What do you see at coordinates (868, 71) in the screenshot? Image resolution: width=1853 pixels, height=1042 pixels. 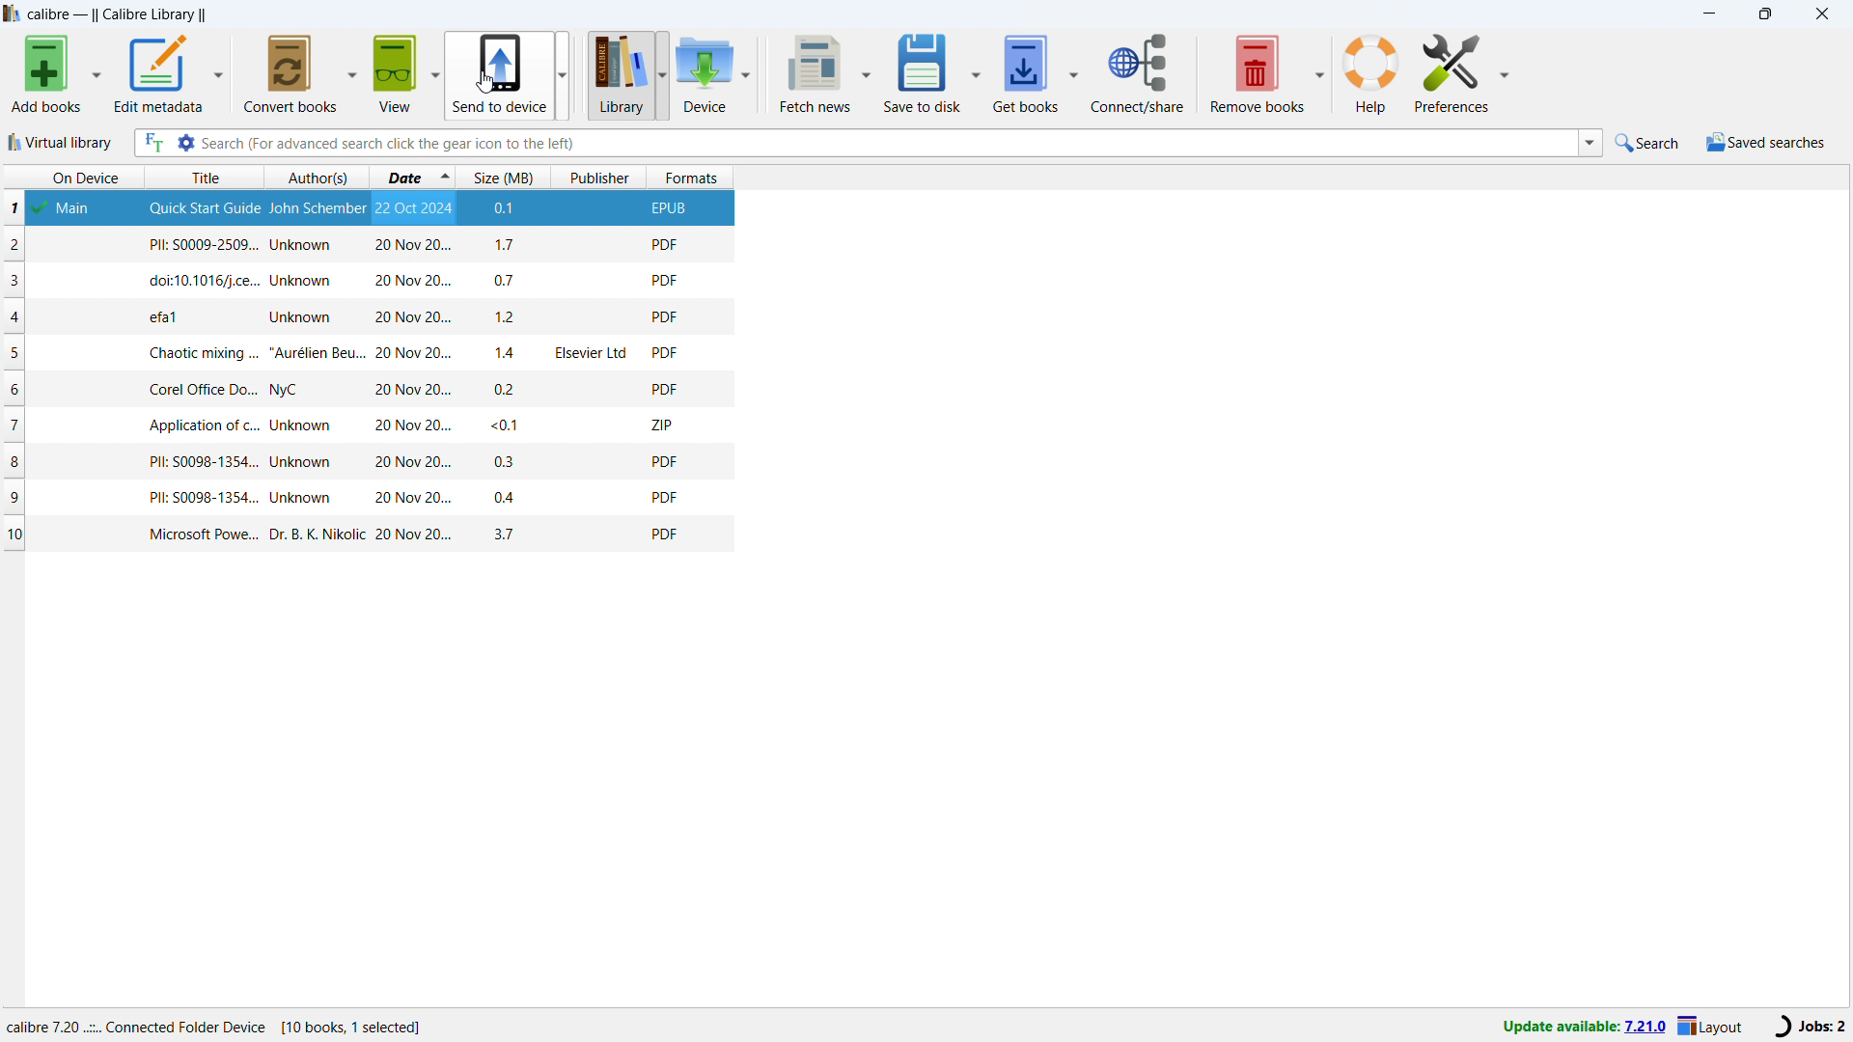 I see `fetch news options` at bounding box center [868, 71].